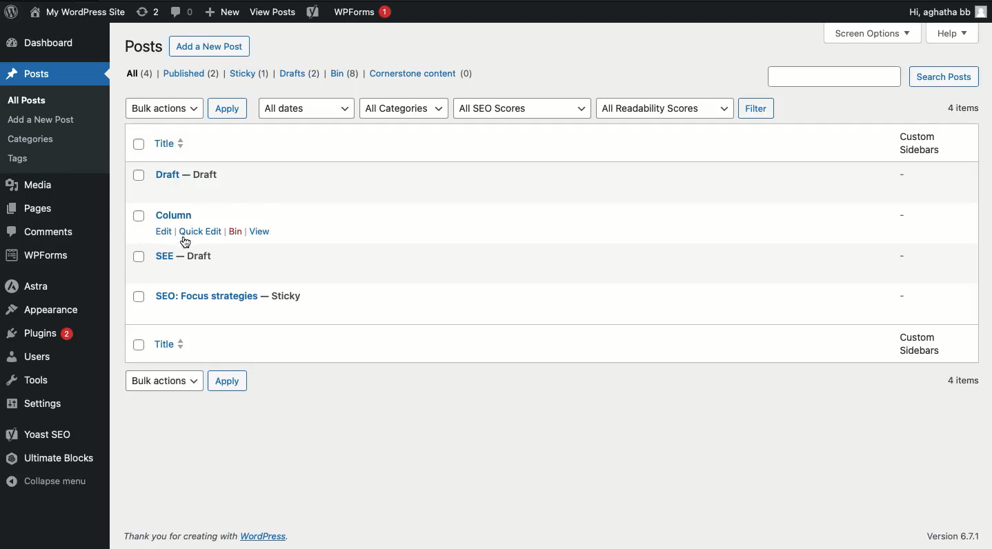 This screenshot has width=992, height=549. Describe the element at coordinates (952, 34) in the screenshot. I see `Help` at that location.